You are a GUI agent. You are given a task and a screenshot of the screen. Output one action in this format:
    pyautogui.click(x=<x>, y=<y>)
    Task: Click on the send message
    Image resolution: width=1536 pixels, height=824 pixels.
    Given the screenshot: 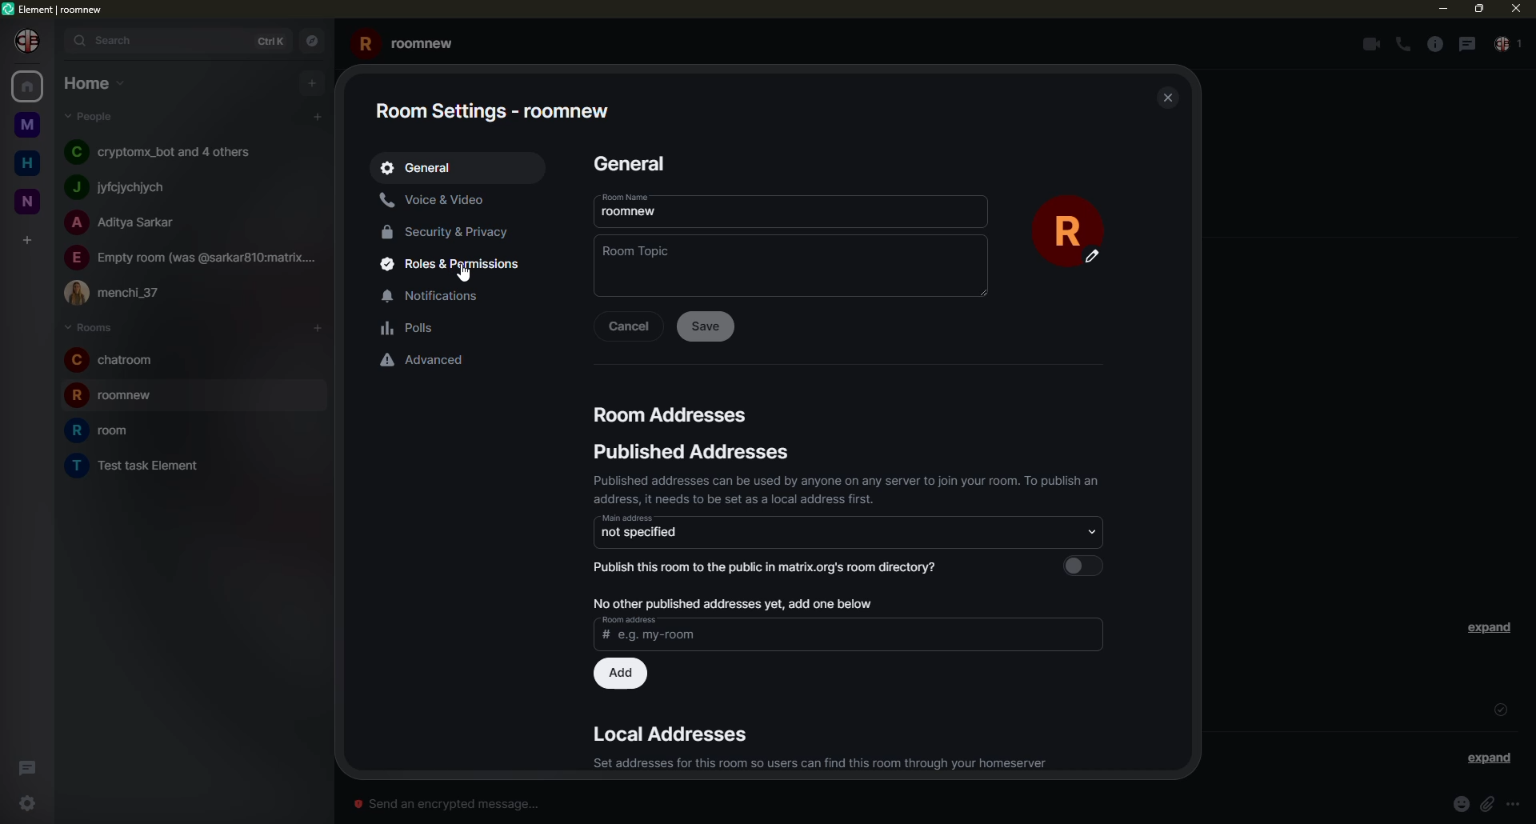 What is the action you would take?
    pyautogui.click(x=450, y=803)
    